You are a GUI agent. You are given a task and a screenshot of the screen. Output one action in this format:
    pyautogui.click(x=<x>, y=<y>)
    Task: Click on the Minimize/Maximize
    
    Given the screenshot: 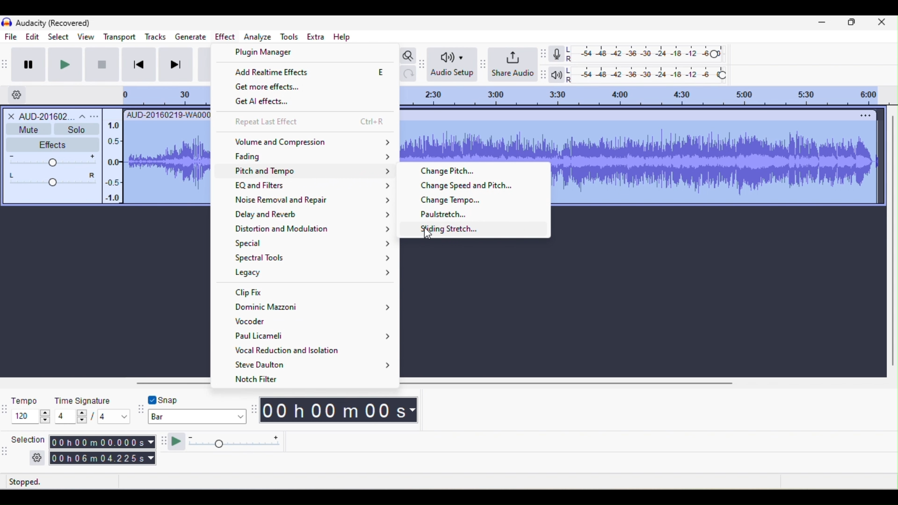 What is the action you would take?
    pyautogui.click(x=852, y=24)
    